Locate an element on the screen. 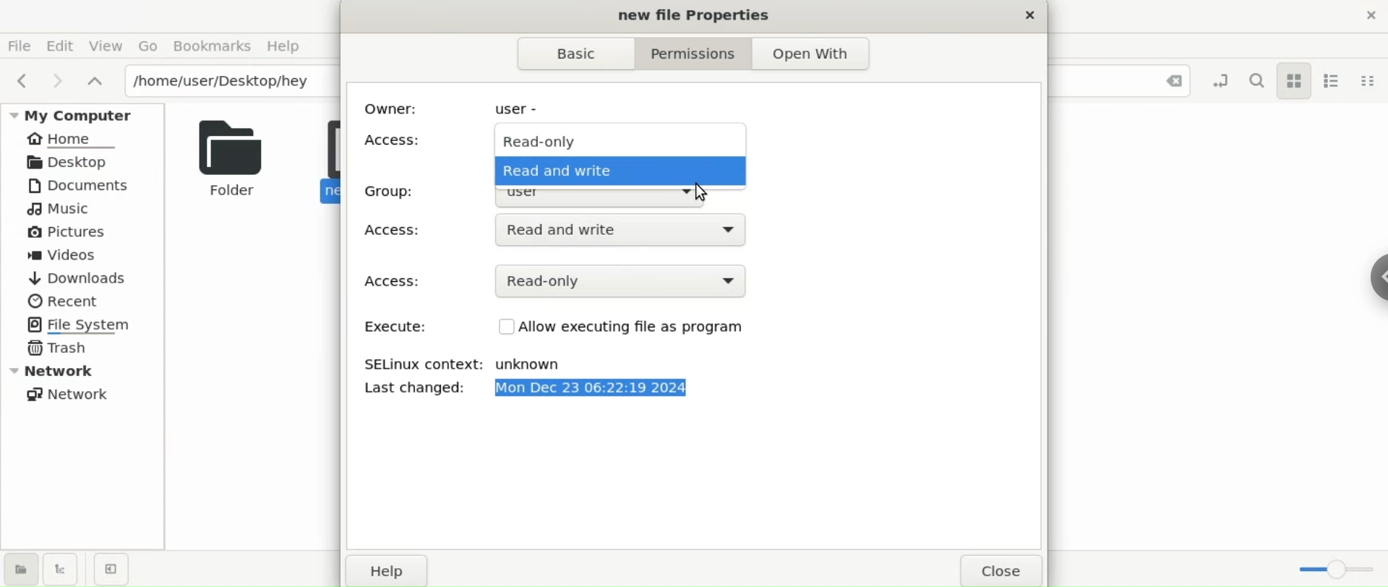 This screenshot has width=1388, height=587. My Computer is located at coordinates (85, 114).